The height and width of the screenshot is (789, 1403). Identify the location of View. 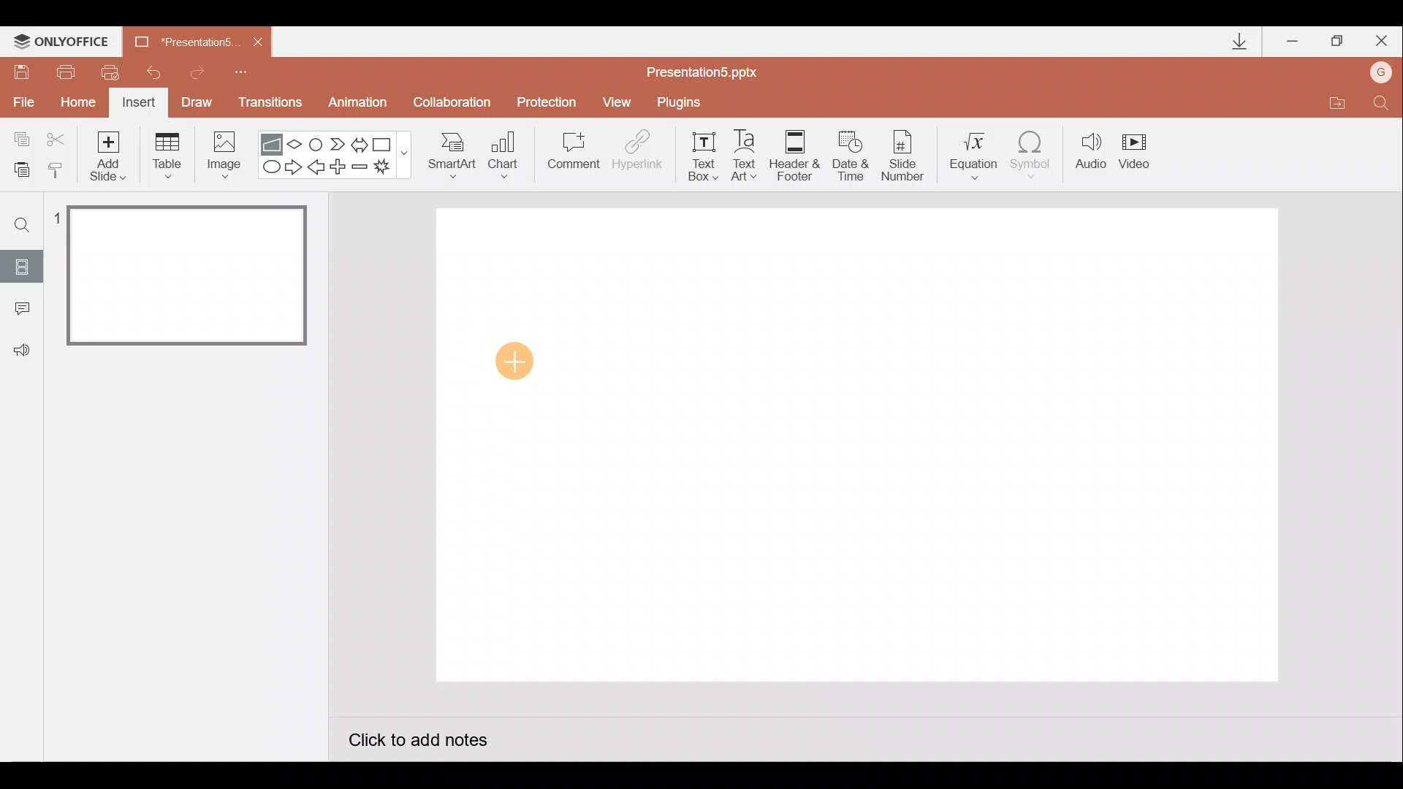
(619, 101).